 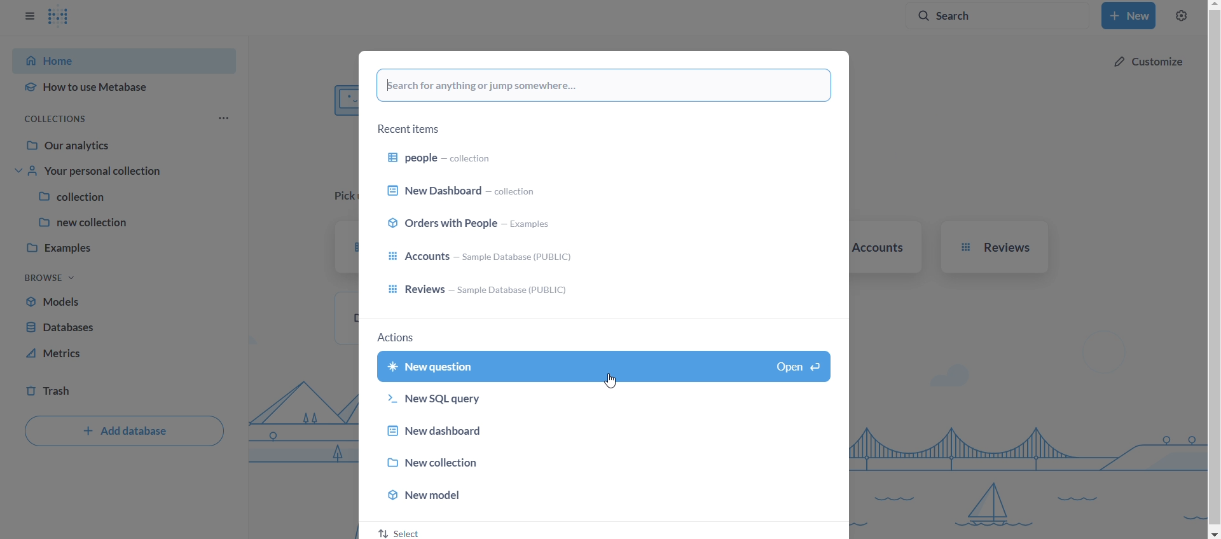 What do you see at coordinates (1147, 61) in the screenshot?
I see `cutomize` at bounding box center [1147, 61].